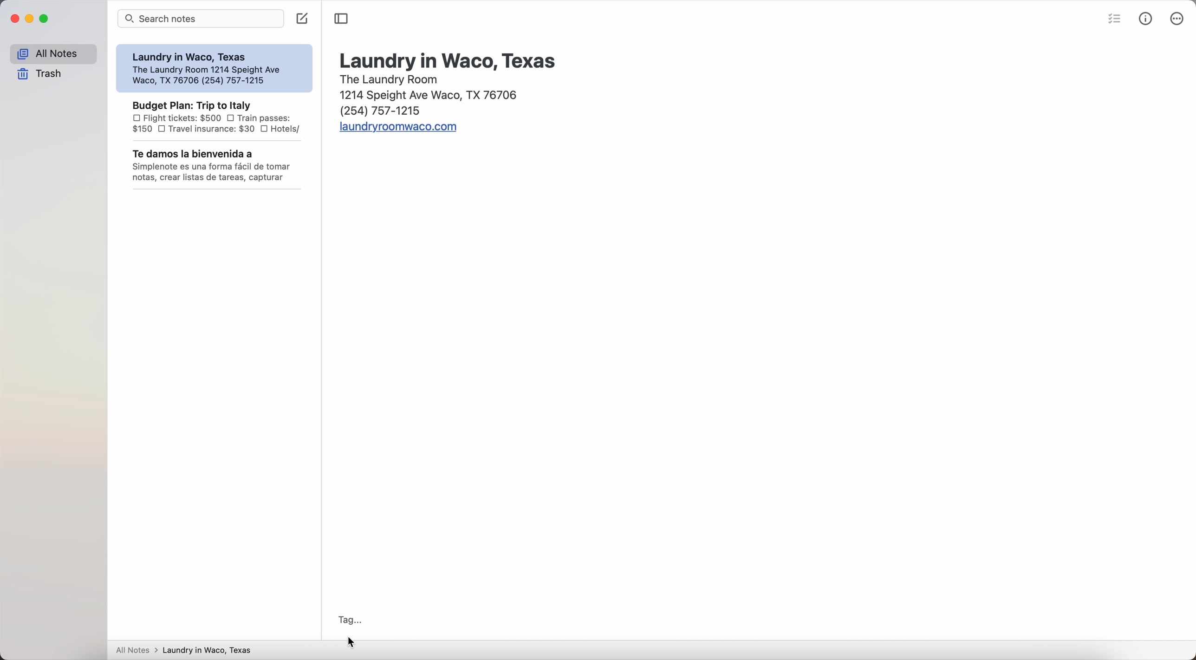  Describe the element at coordinates (351, 619) in the screenshot. I see `tag` at that location.